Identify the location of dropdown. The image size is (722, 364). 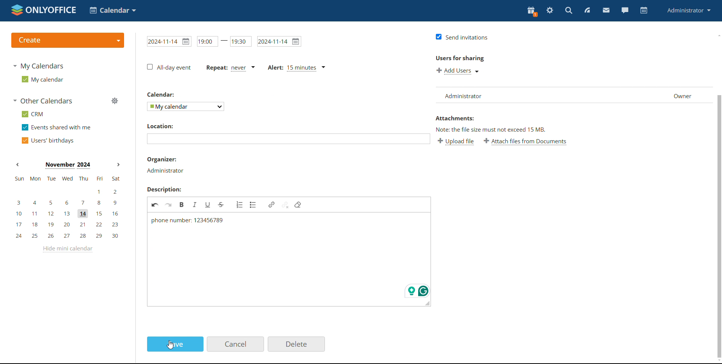
(188, 107).